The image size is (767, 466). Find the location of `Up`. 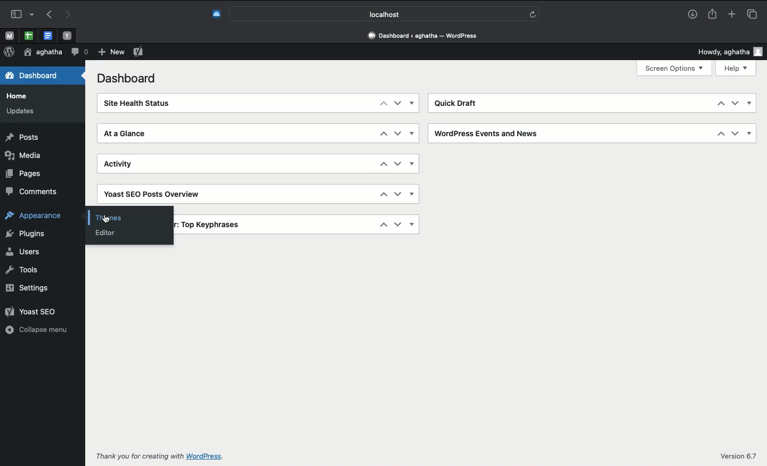

Up is located at coordinates (720, 103).